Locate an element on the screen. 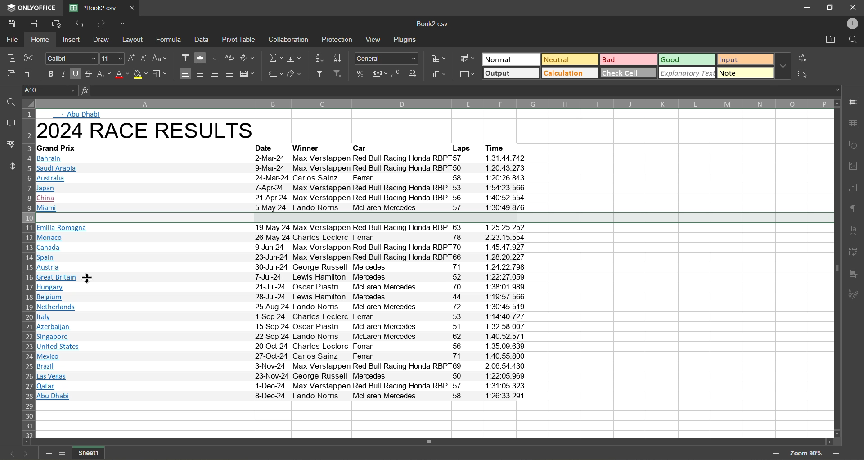  format as table is located at coordinates (467, 75).